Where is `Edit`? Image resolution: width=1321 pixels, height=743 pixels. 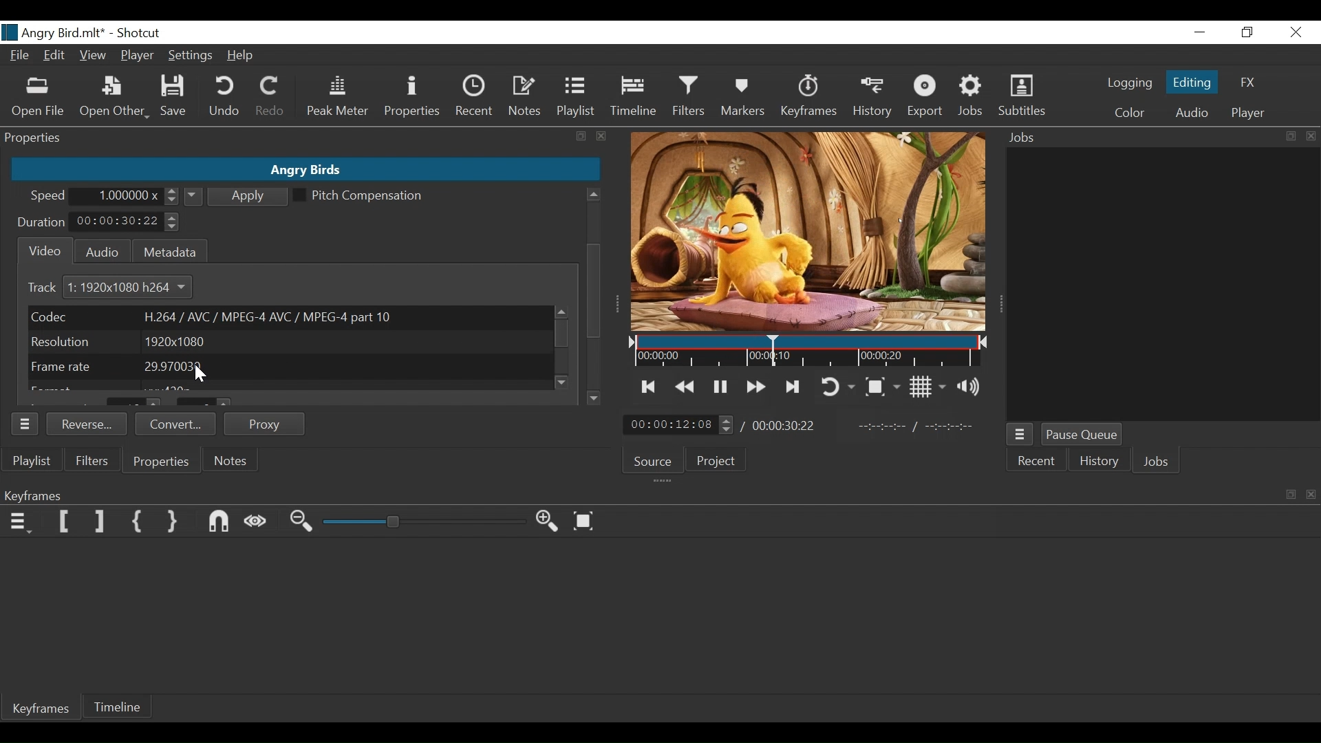 Edit is located at coordinates (54, 56).